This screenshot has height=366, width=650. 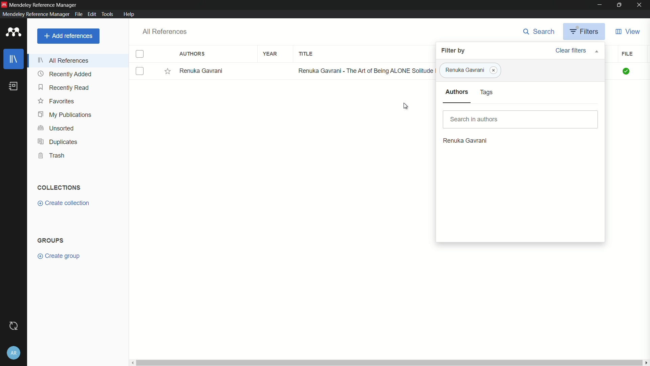 I want to click on all references, so click(x=64, y=60).